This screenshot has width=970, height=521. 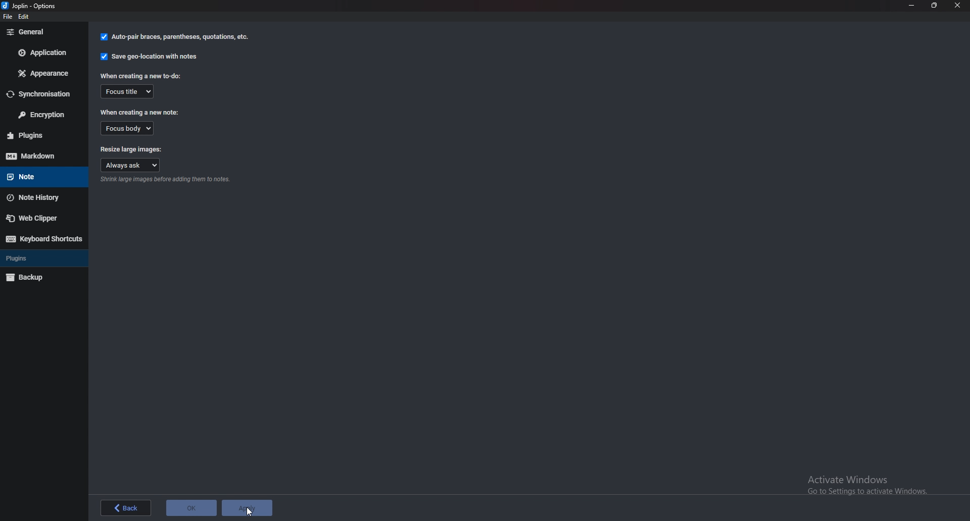 I want to click on apply, so click(x=247, y=507).